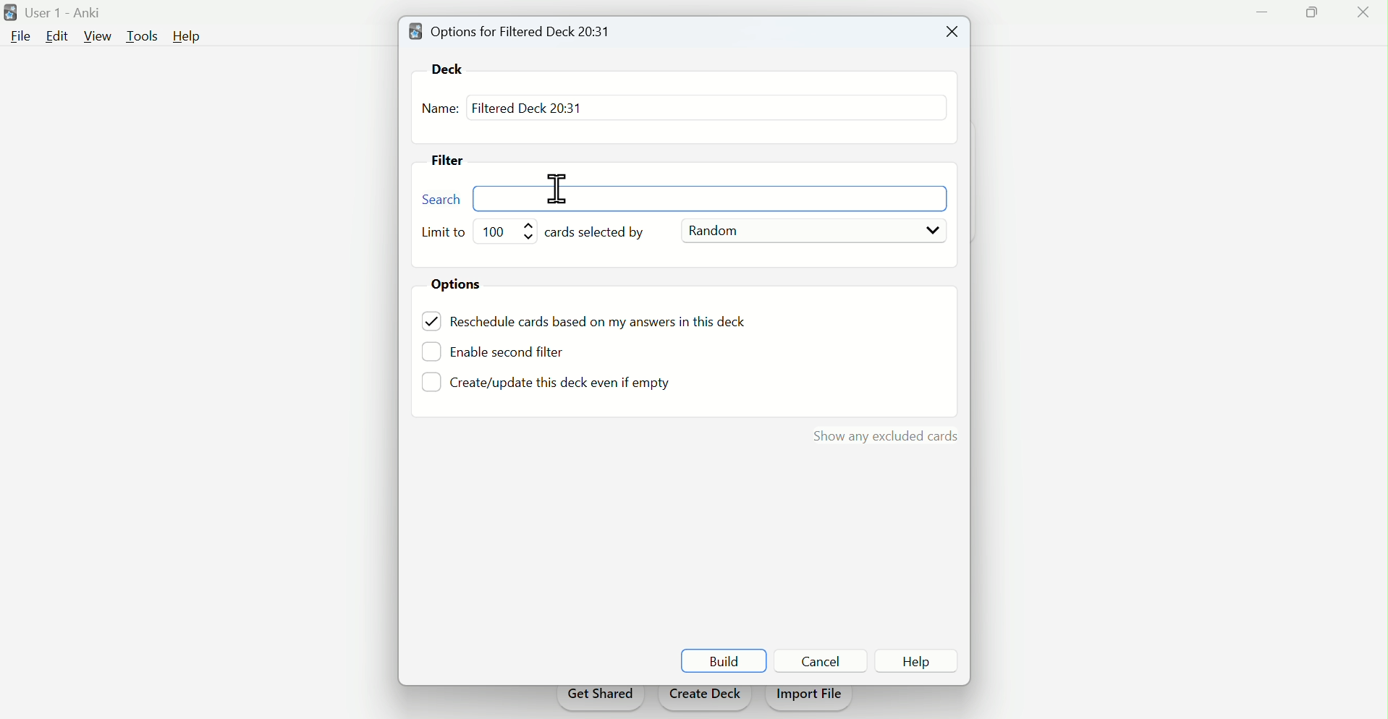 This screenshot has width=1388, height=719. What do you see at coordinates (446, 233) in the screenshot?
I see `Limit to` at bounding box center [446, 233].